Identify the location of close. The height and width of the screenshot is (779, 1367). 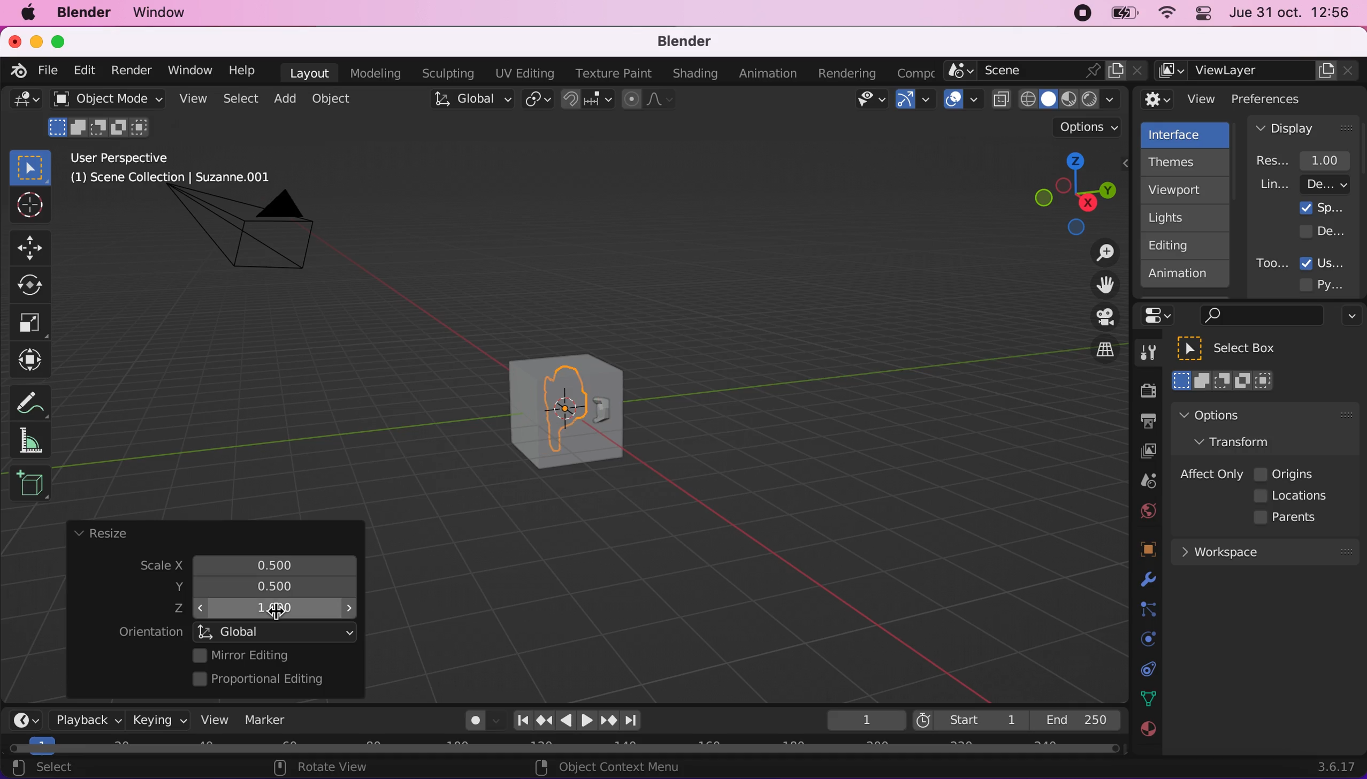
(14, 41).